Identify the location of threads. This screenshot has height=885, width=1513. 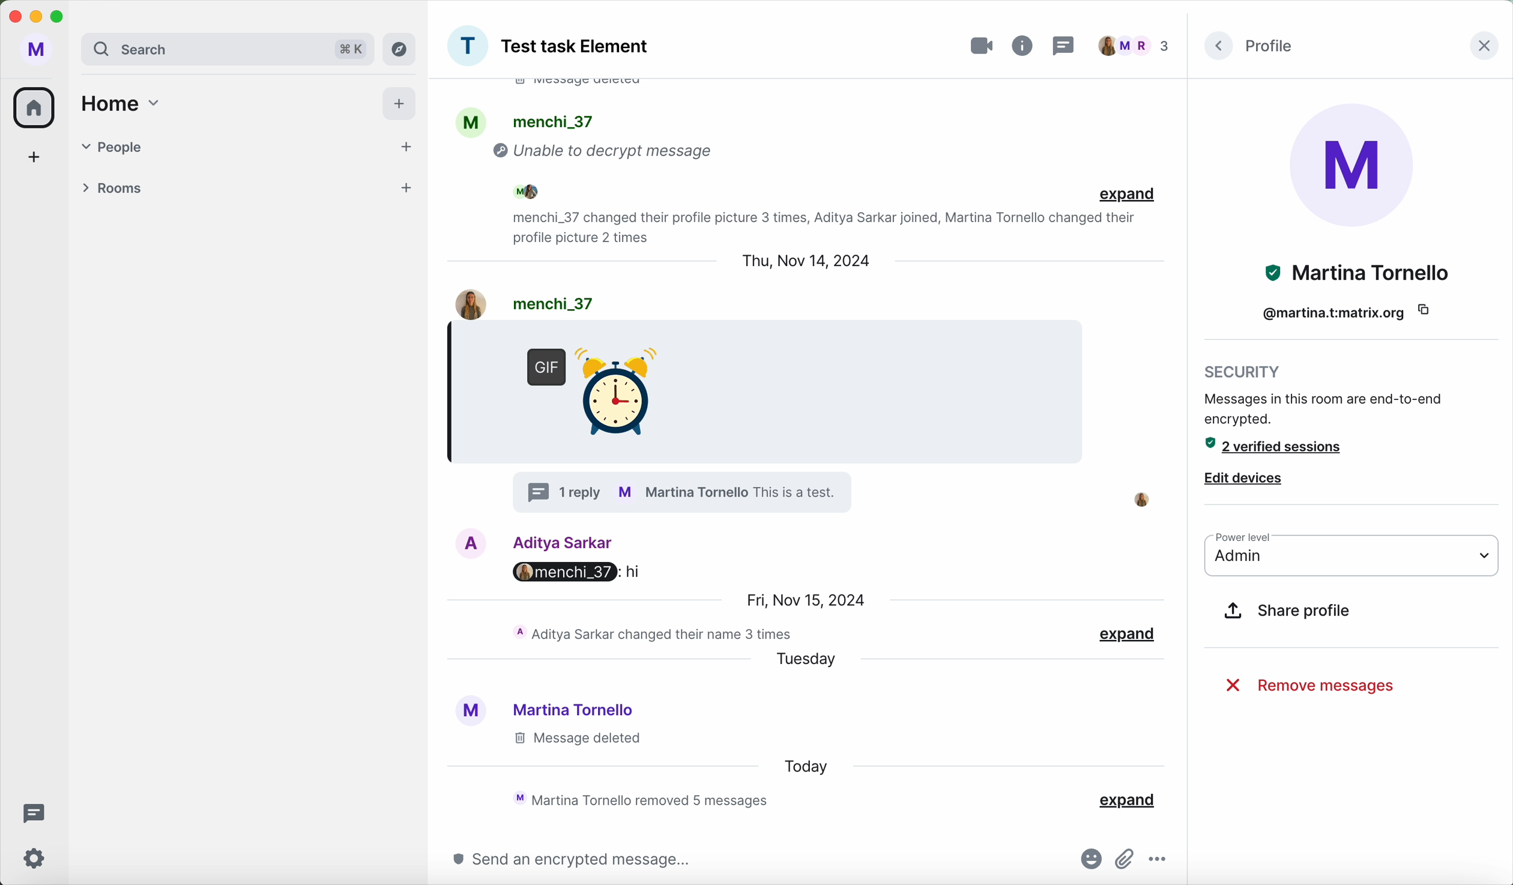
(1068, 46).